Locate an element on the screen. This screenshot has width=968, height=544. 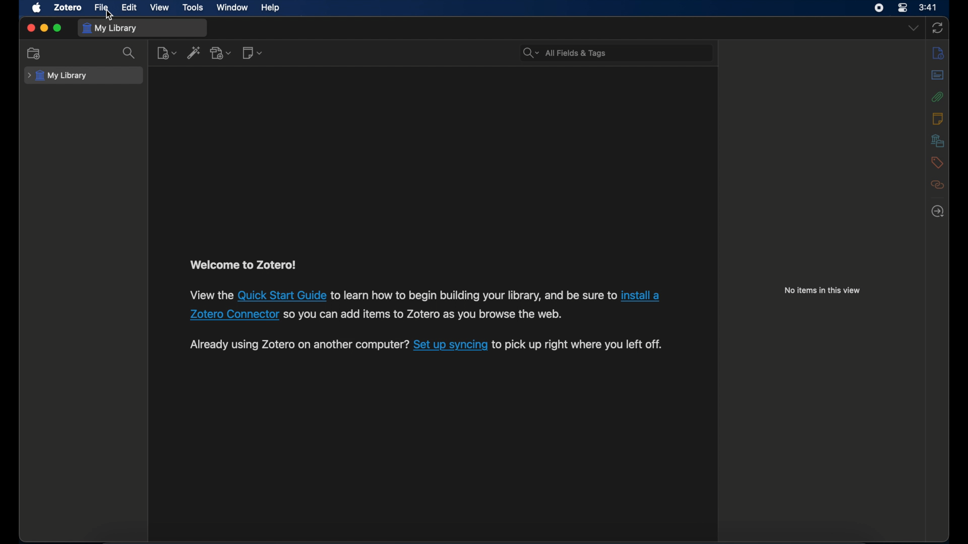
control center is located at coordinates (902, 8).